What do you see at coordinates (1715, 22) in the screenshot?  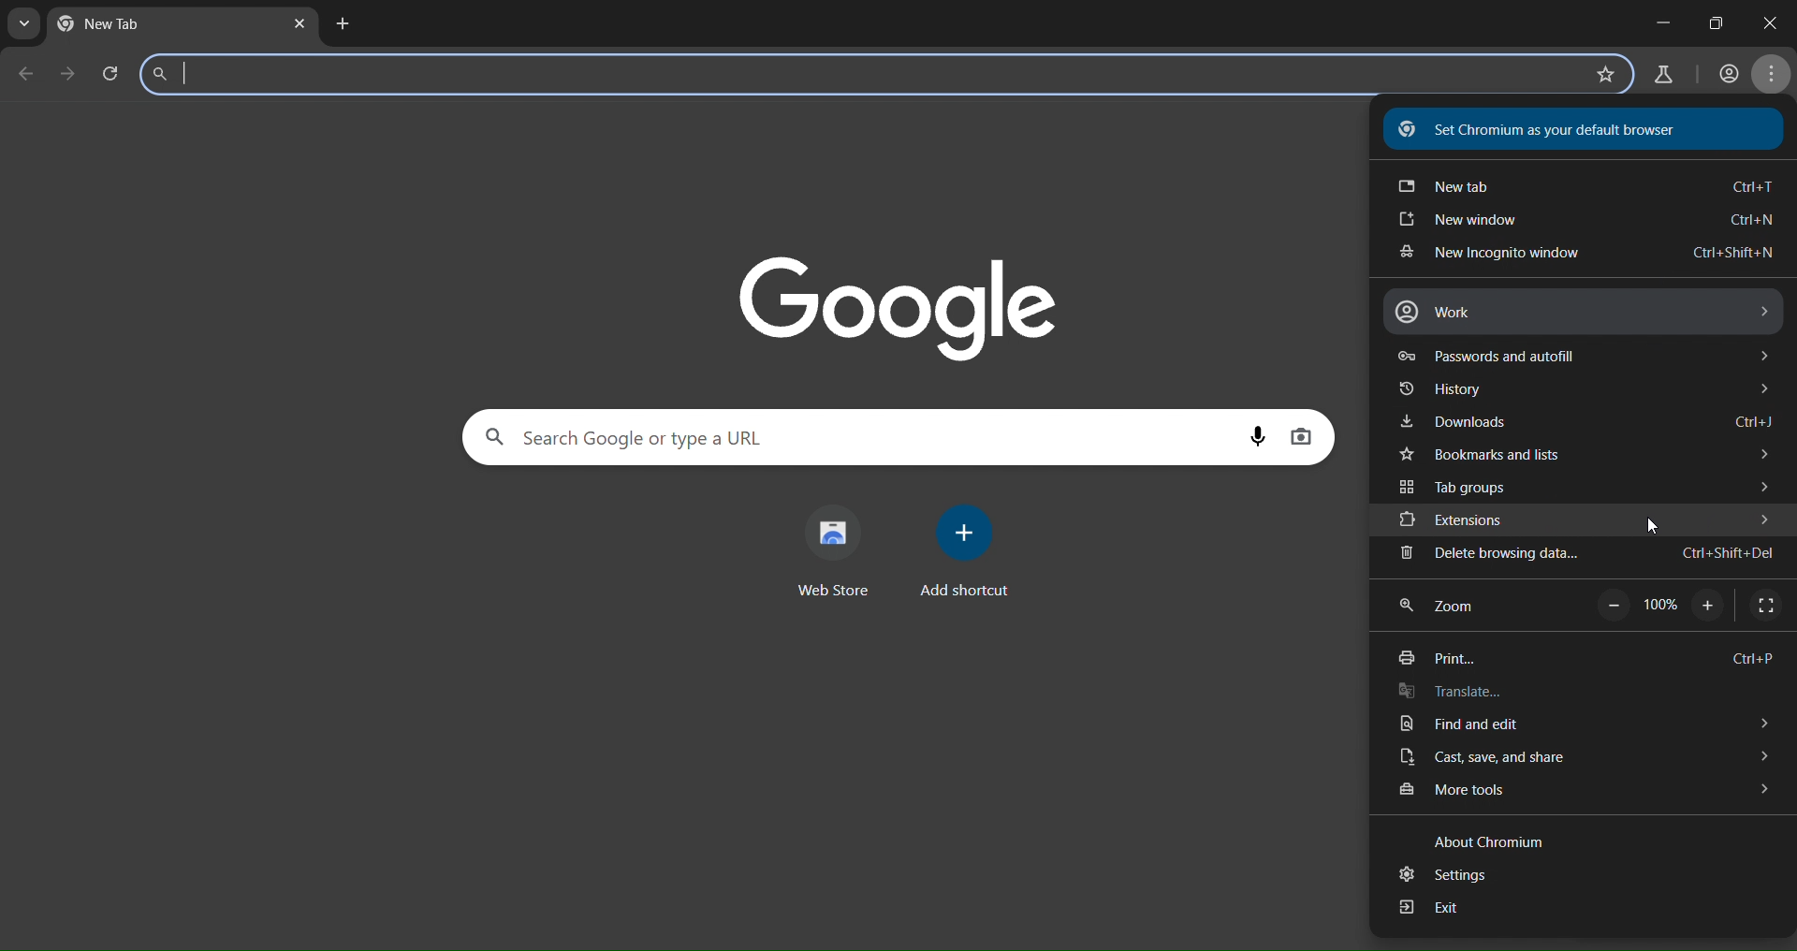 I see `maximize` at bounding box center [1715, 22].